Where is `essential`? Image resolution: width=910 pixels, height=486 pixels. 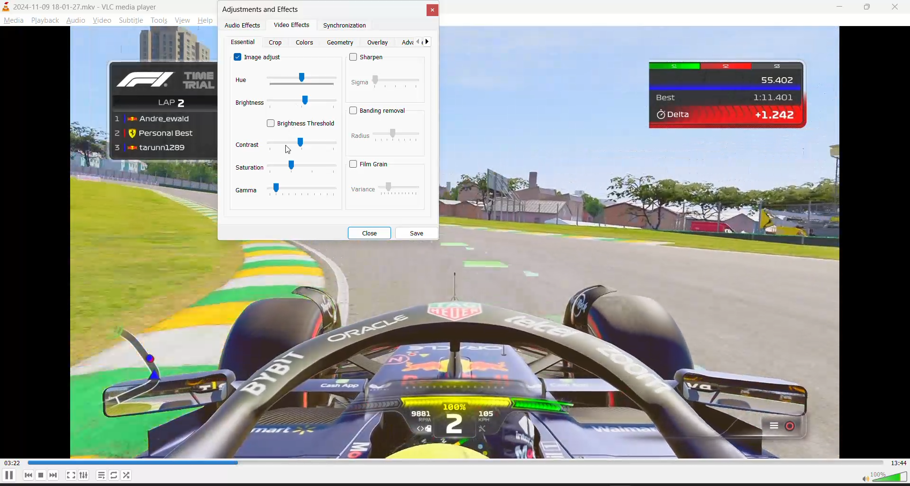
essential is located at coordinates (244, 43).